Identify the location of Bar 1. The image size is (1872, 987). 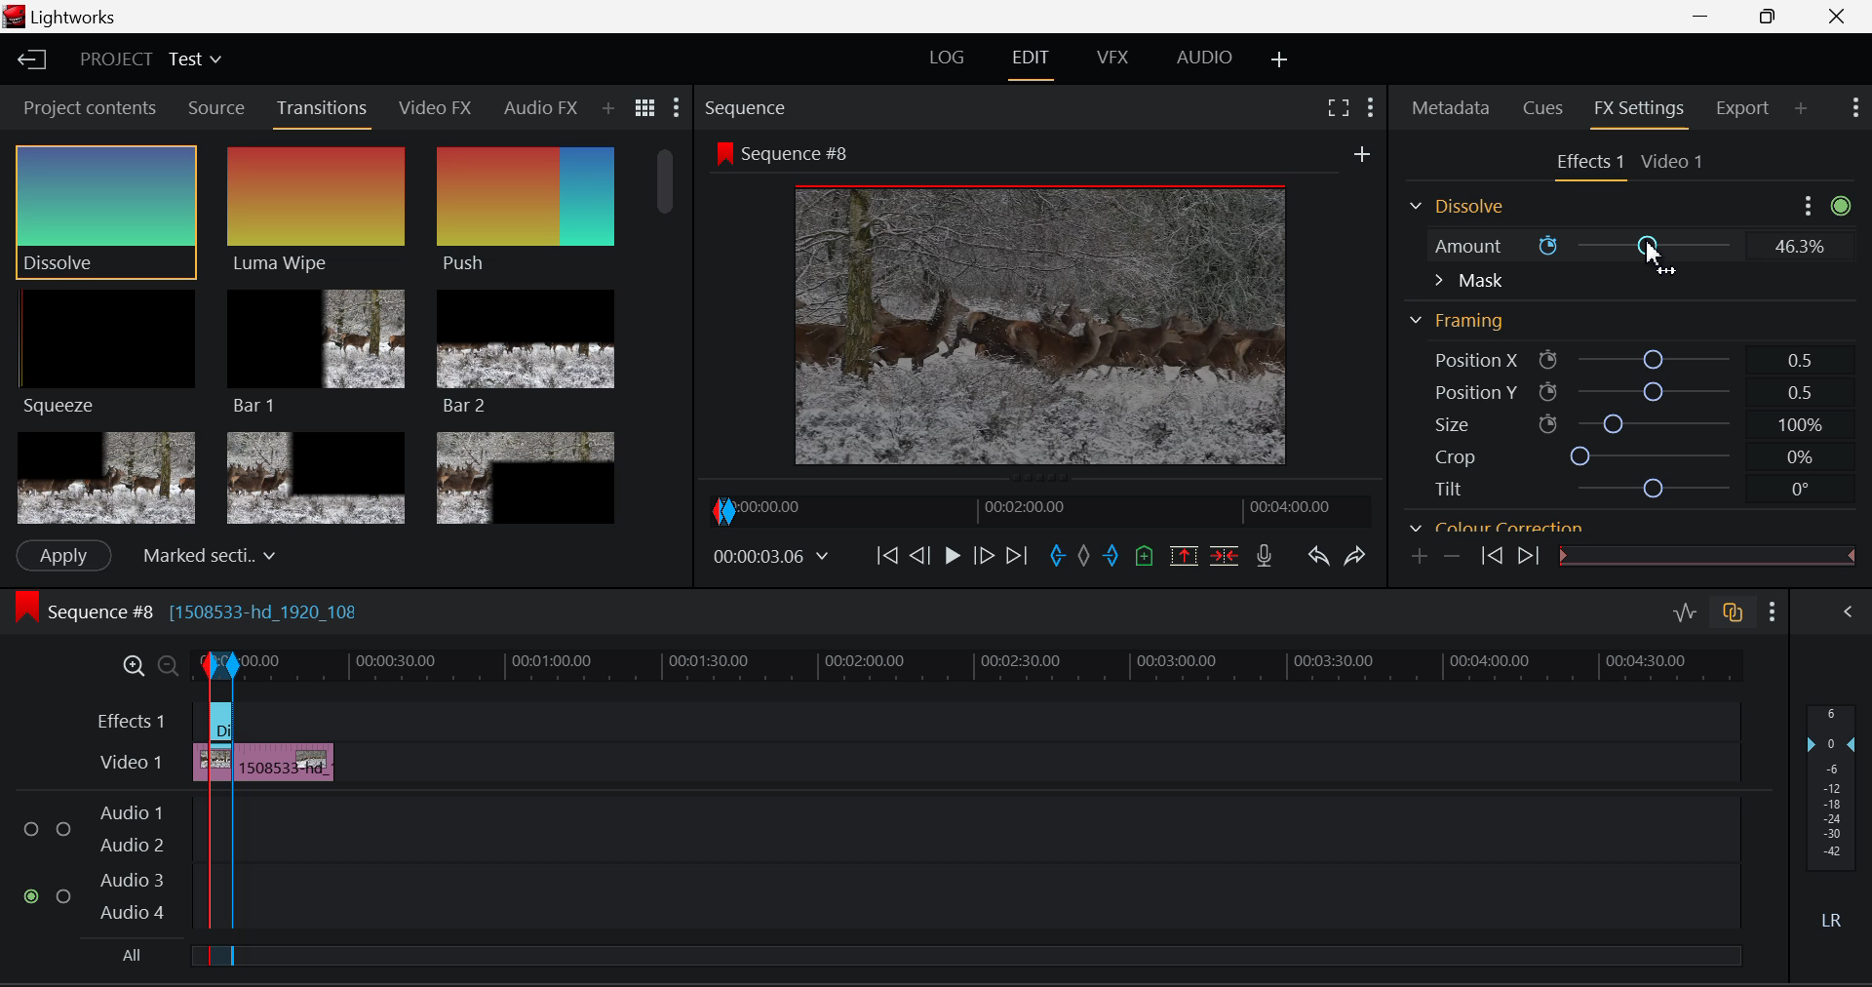
(317, 350).